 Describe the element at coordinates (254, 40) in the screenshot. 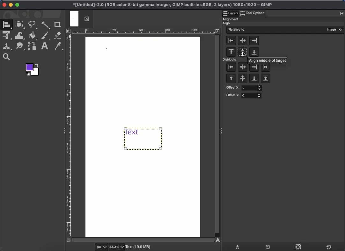

I see `Align to the right` at that location.